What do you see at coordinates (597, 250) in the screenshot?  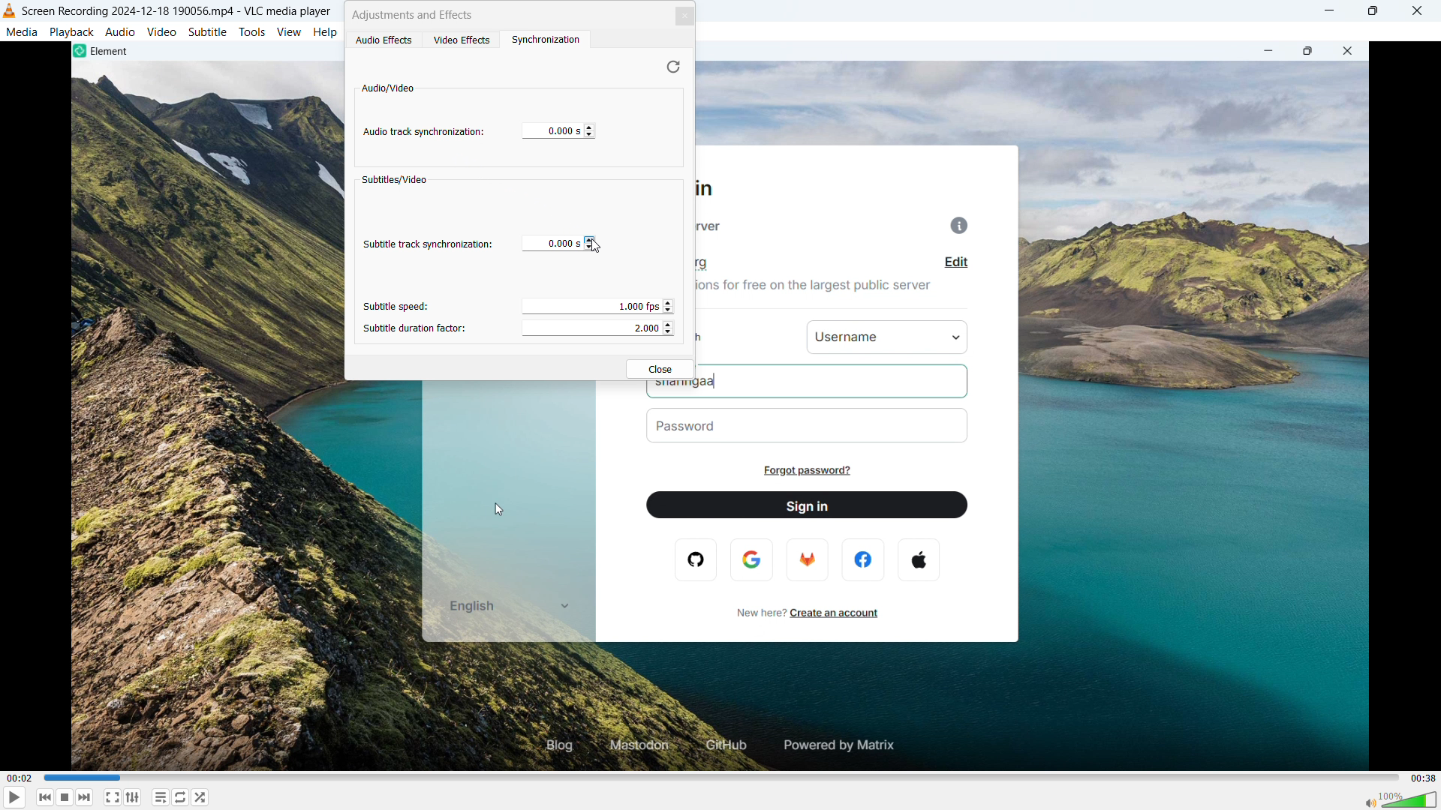 I see `cursor movement` at bounding box center [597, 250].